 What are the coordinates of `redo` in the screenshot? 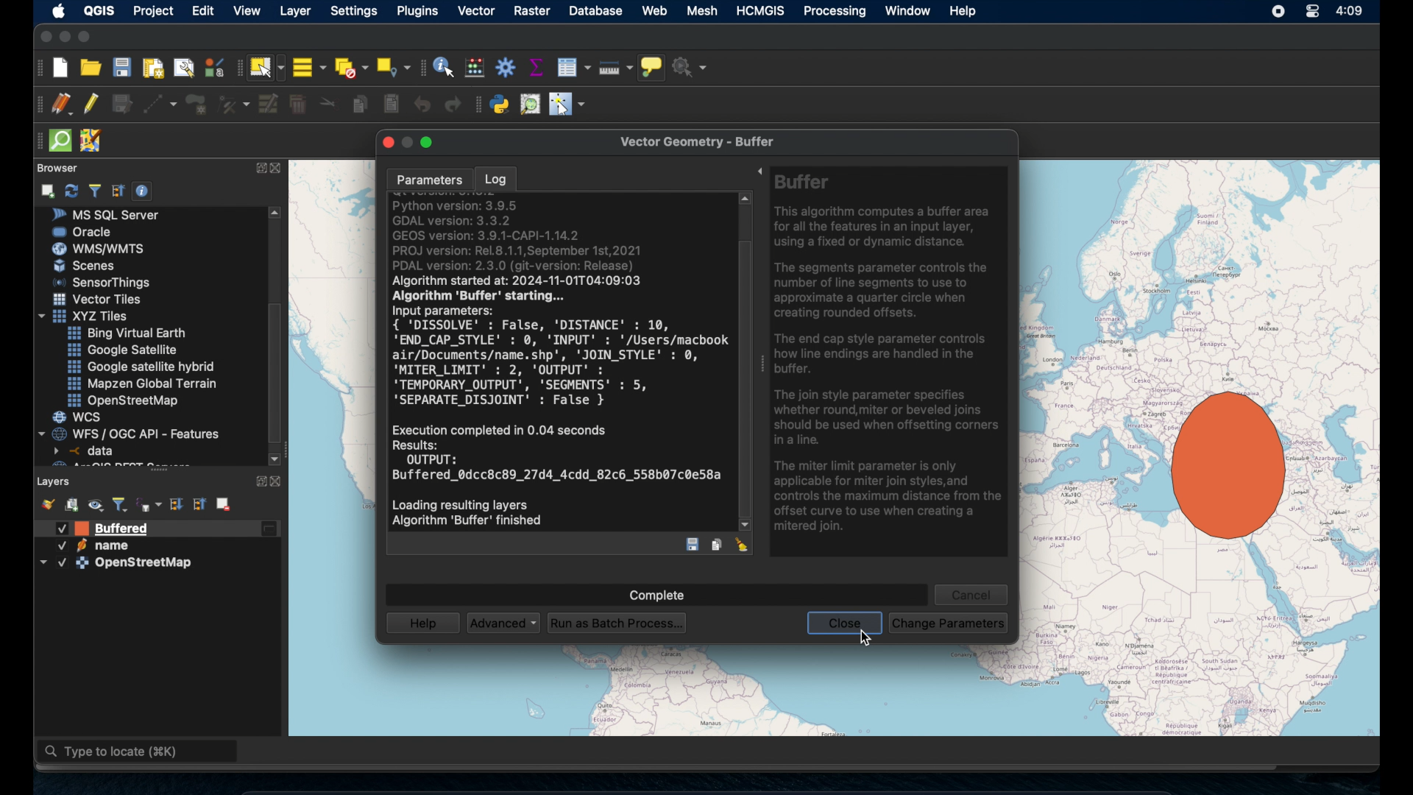 It's located at (449, 106).